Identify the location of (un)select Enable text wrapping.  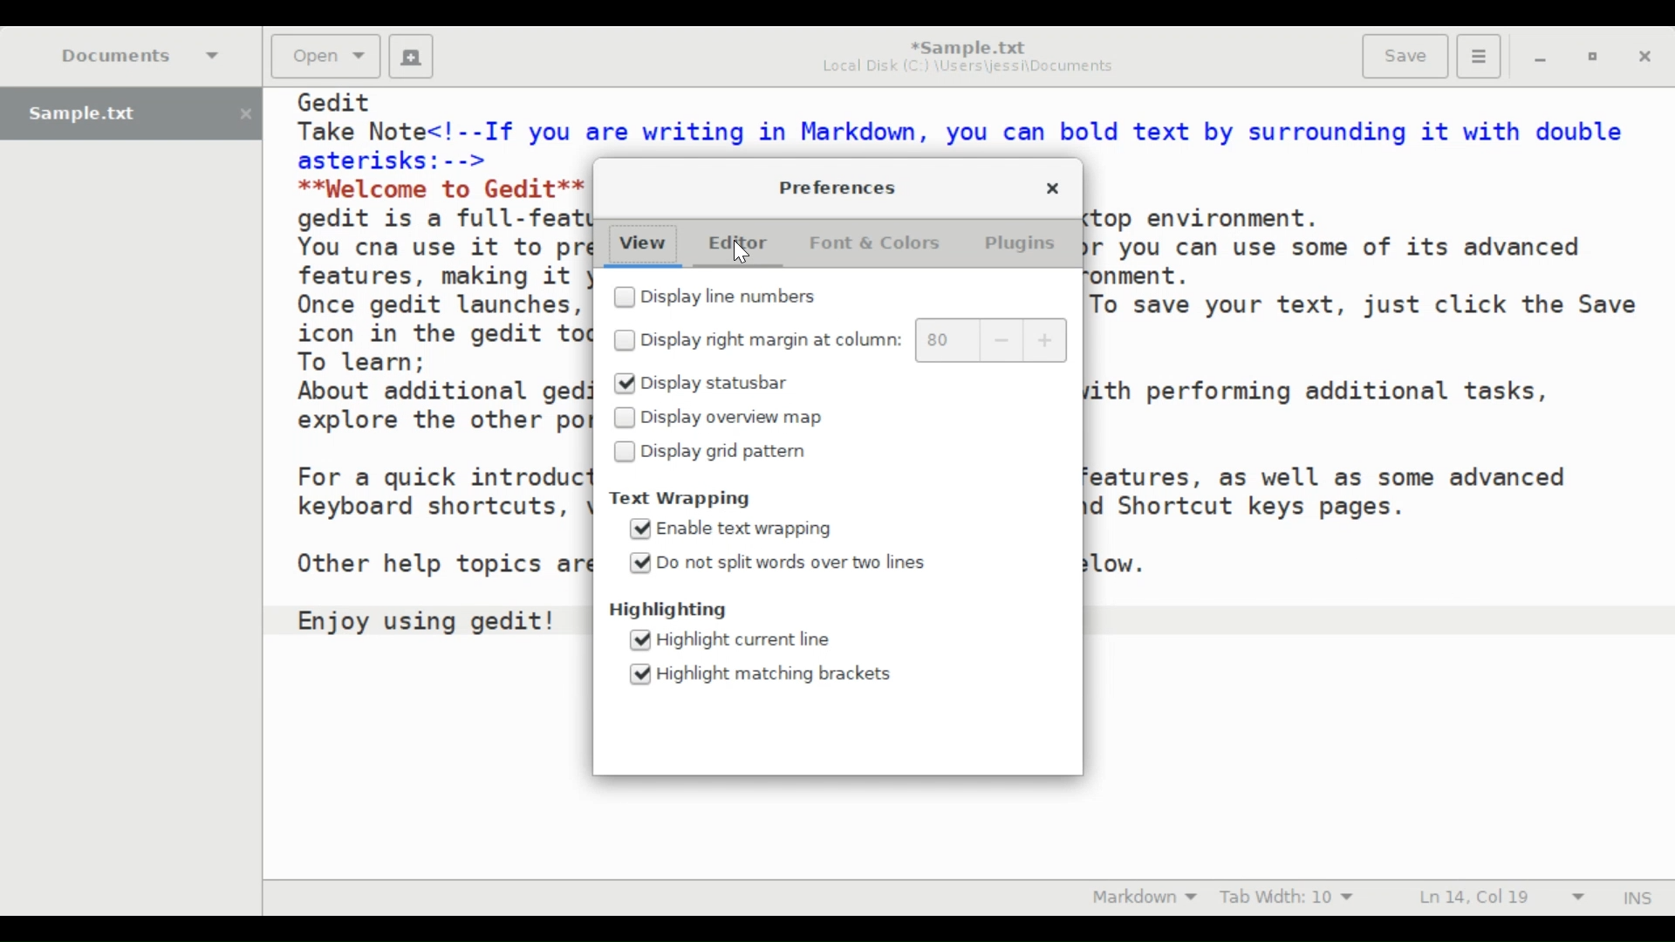
(732, 529).